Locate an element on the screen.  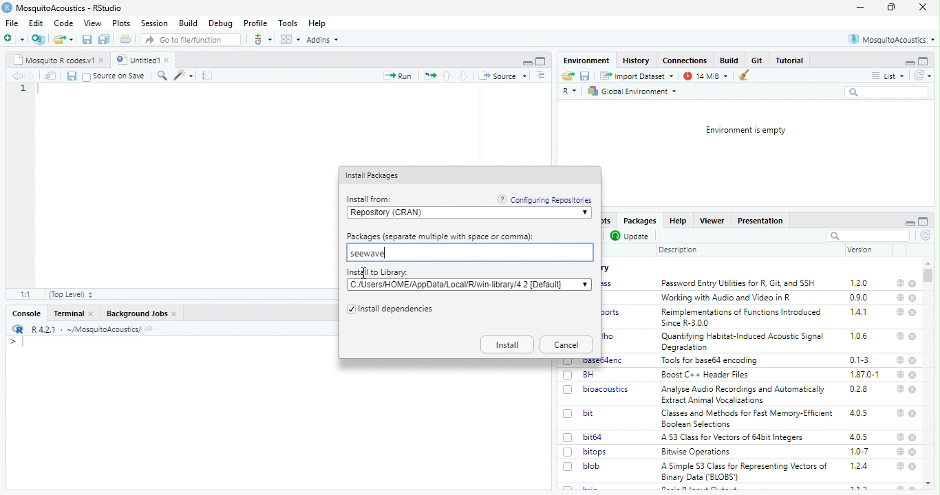
01-3 is located at coordinates (859, 360).